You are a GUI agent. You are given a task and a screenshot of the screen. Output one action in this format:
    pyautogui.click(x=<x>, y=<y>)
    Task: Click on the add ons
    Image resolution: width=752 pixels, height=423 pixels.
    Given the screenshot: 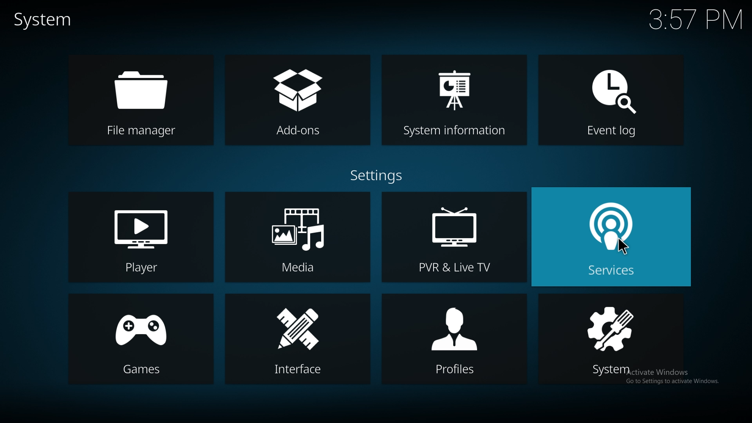 What is the action you would take?
    pyautogui.click(x=298, y=101)
    